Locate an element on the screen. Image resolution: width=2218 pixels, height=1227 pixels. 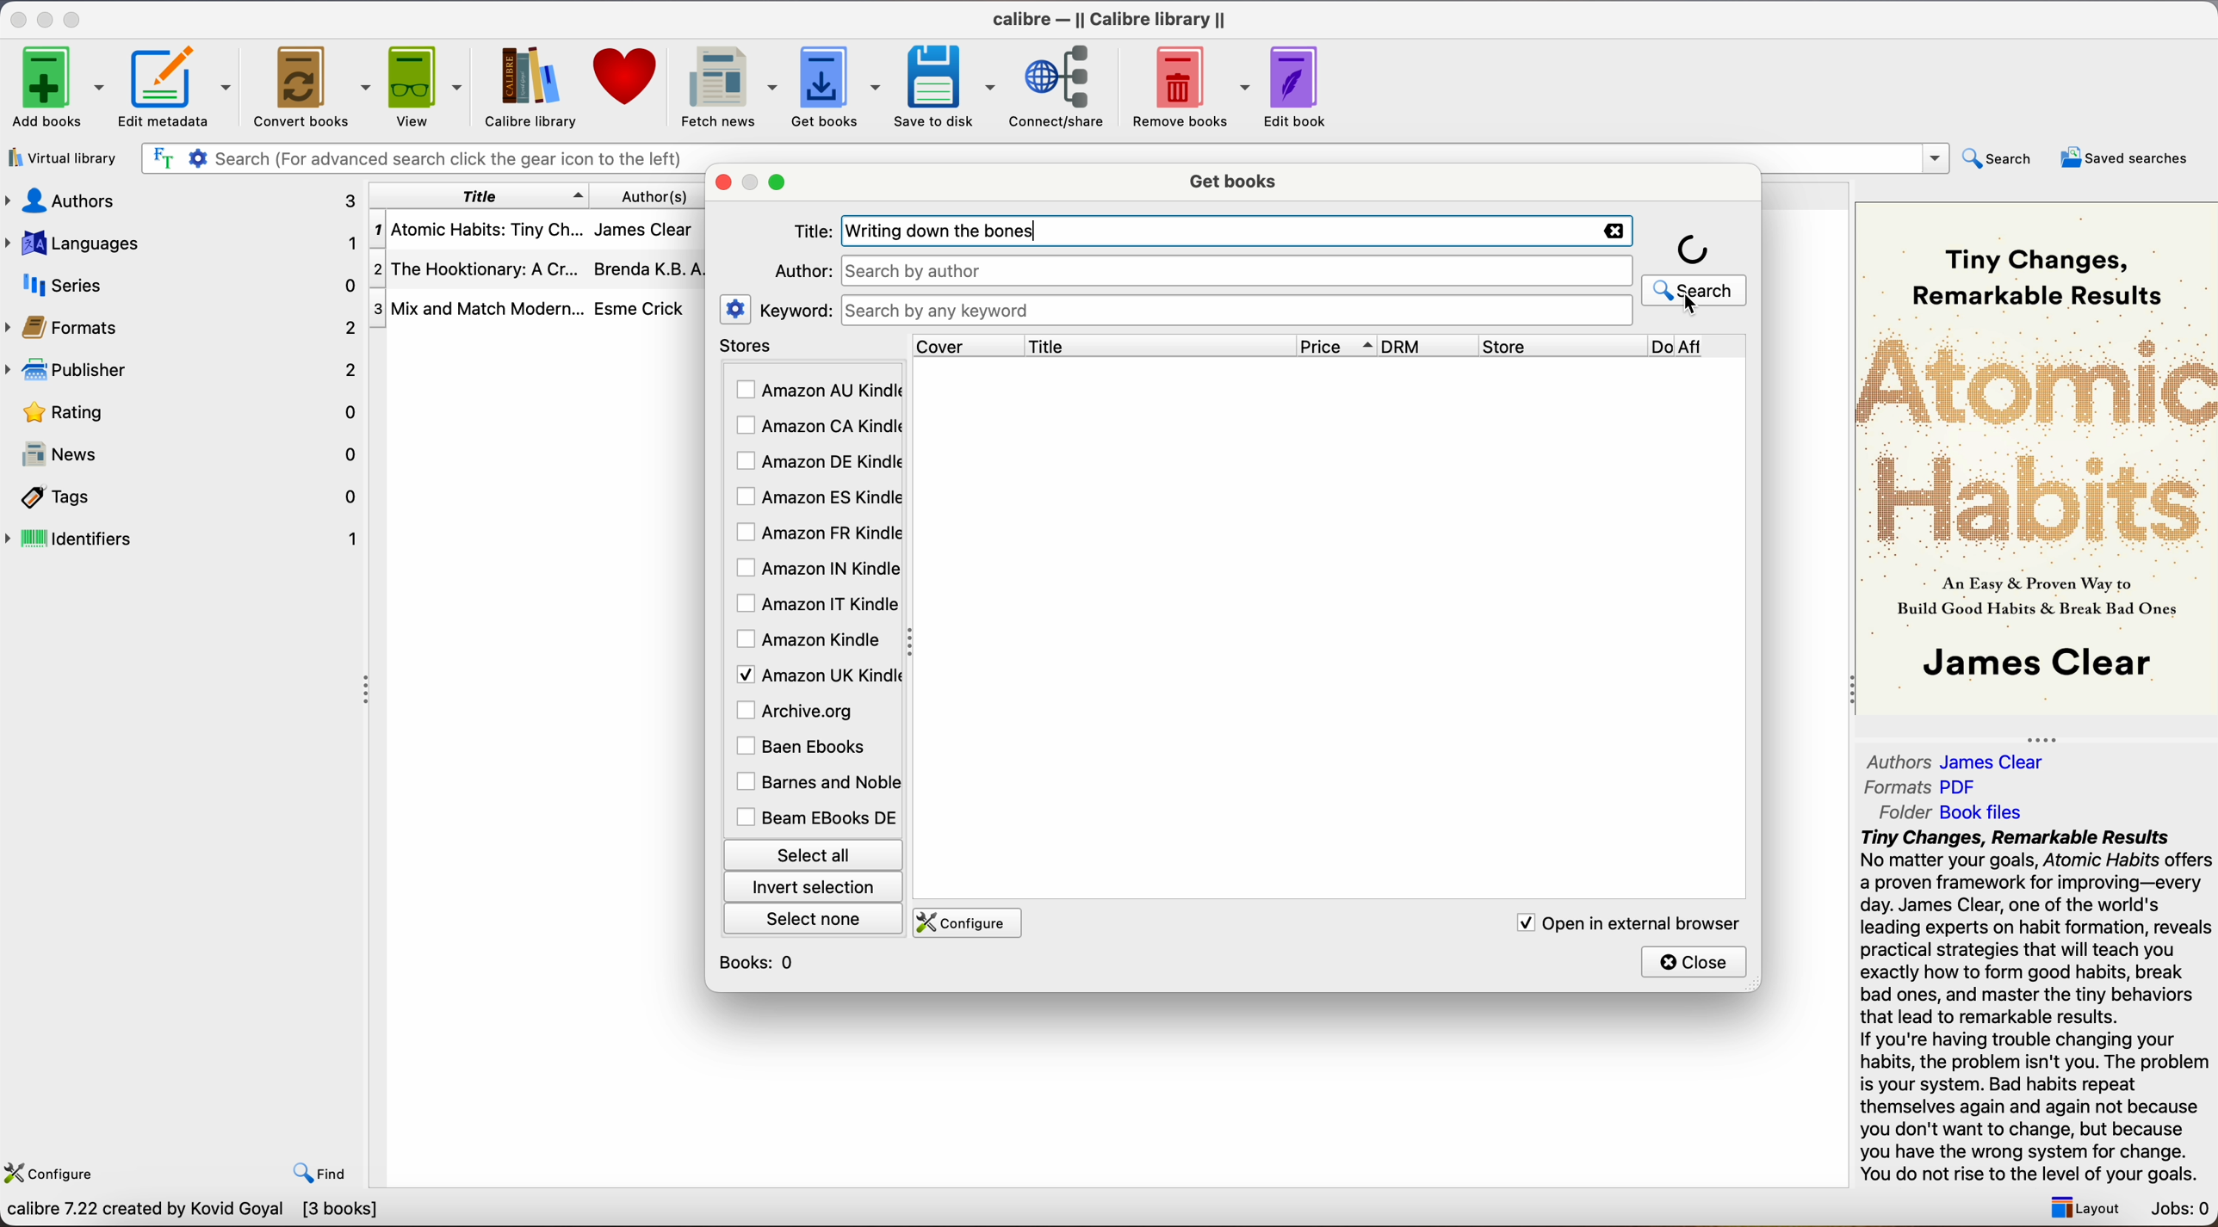
keyword is located at coordinates (796, 310).